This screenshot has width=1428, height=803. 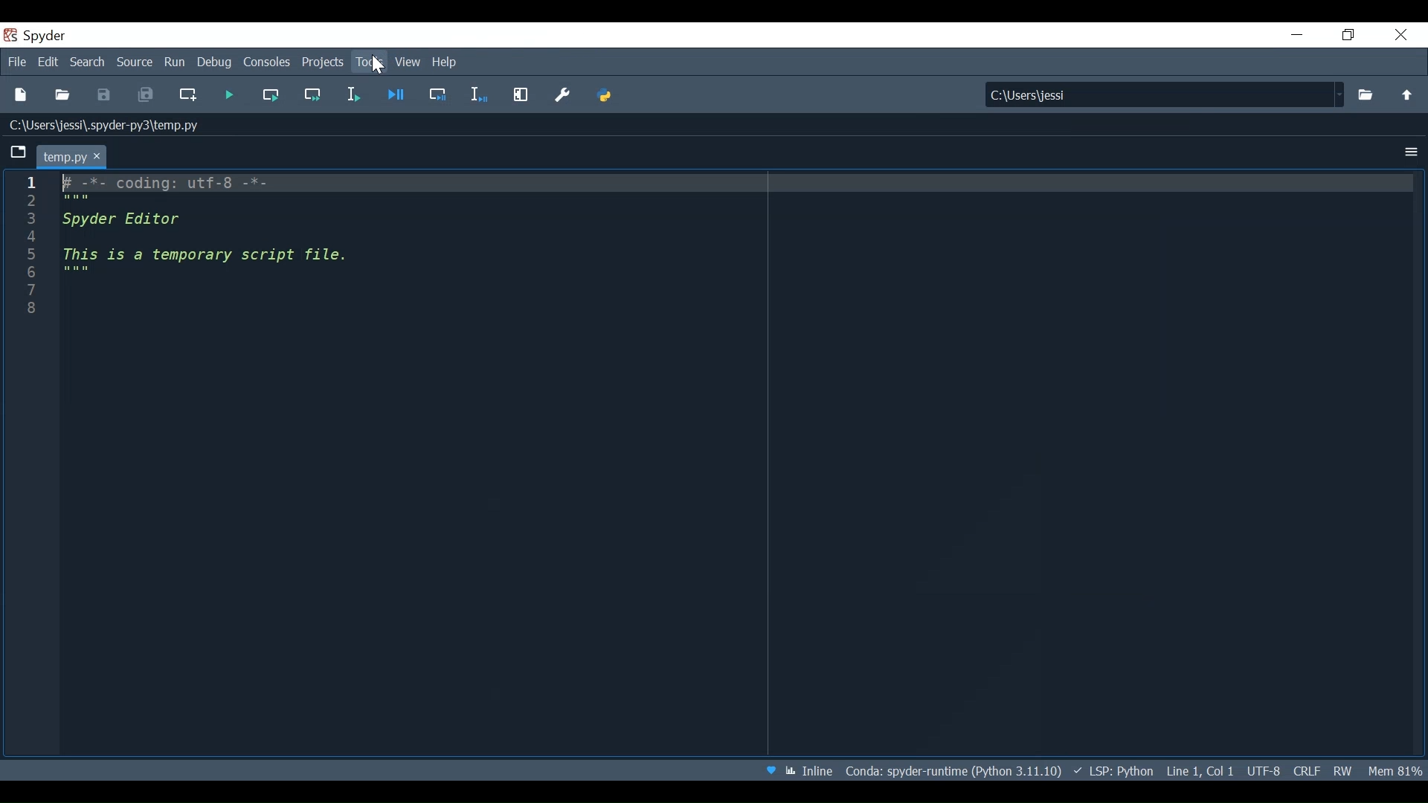 What do you see at coordinates (396, 96) in the screenshot?
I see `Debug file` at bounding box center [396, 96].